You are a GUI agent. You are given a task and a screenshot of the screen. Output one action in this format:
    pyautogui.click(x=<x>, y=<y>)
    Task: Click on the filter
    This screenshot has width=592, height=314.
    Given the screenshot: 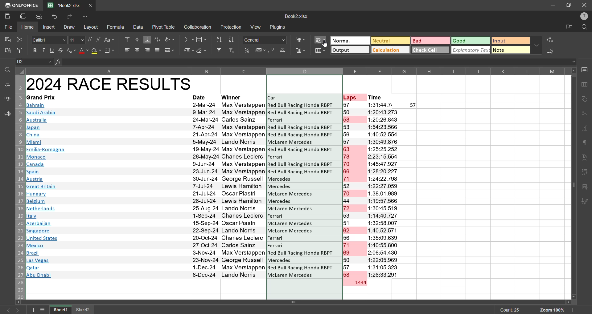 What is the action you would take?
    pyautogui.click(x=219, y=50)
    